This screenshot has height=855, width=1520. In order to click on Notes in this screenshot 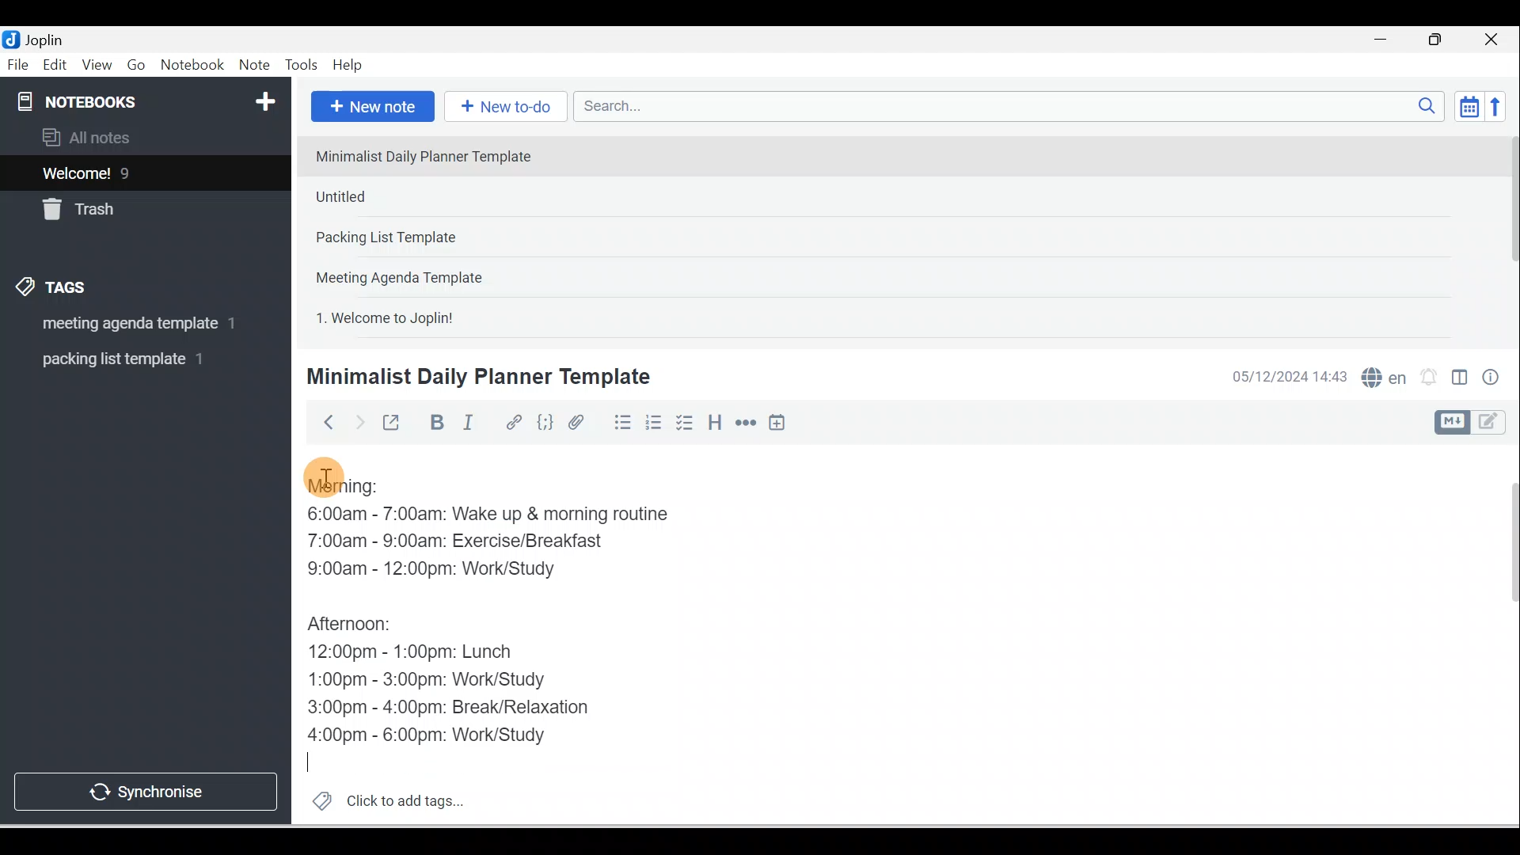, I will do `click(134, 169)`.